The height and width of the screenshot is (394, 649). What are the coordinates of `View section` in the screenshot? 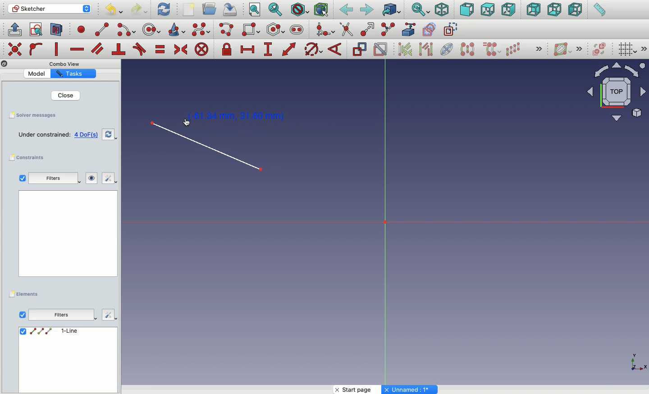 It's located at (56, 30).